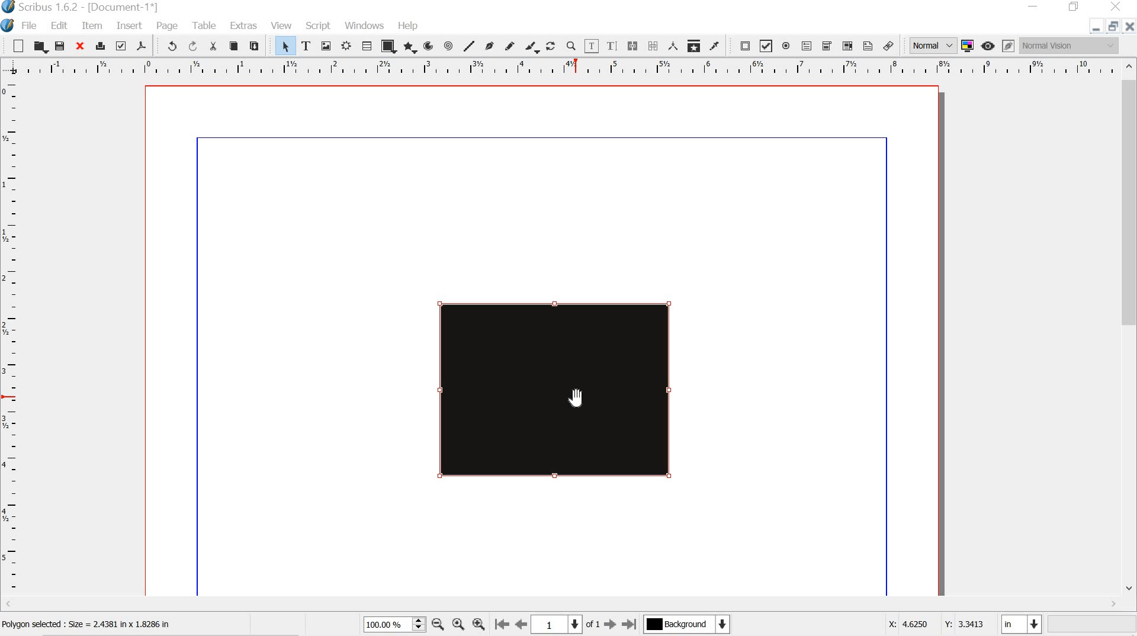 This screenshot has width=1137, height=636. I want to click on copy item properties, so click(693, 44).